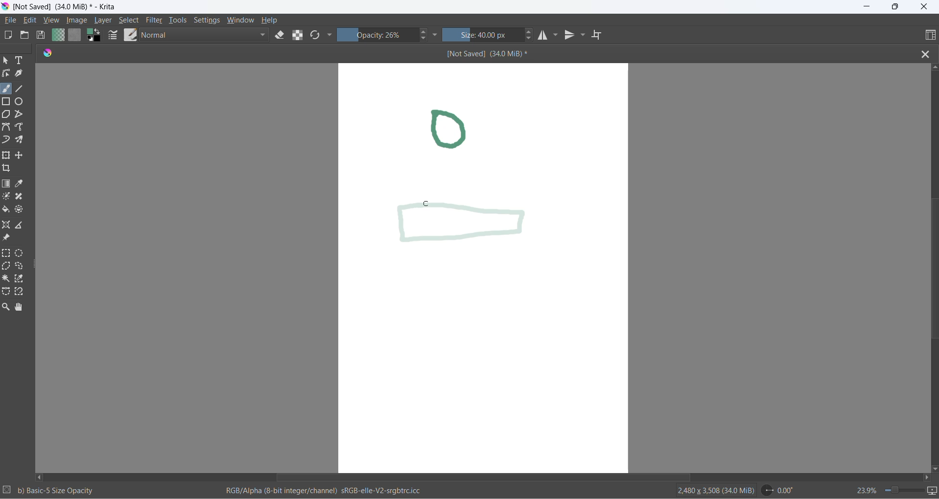  Describe the element at coordinates (24, 140) in the screenshot. I see `multibrush tool` at that location.